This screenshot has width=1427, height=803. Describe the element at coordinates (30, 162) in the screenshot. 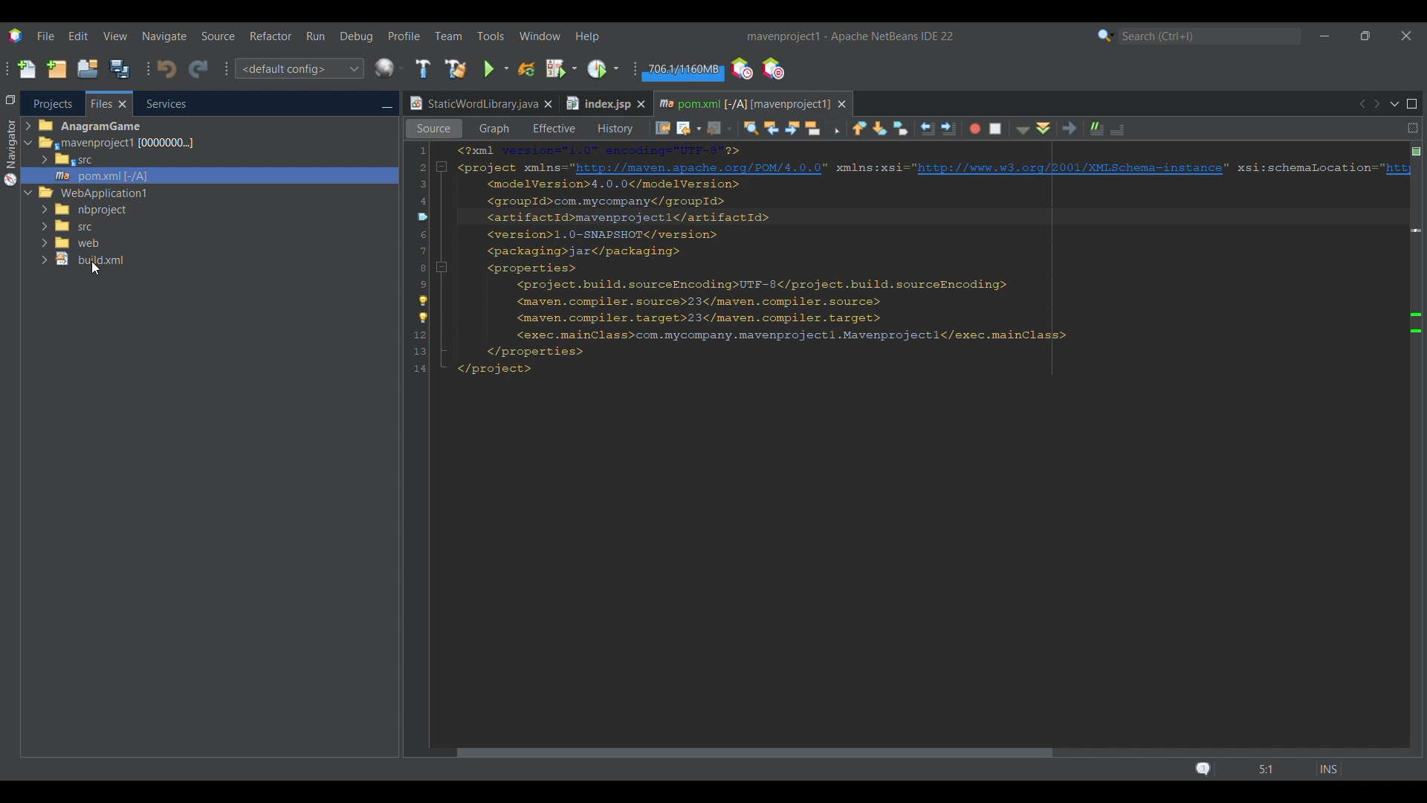

I see `Expand` at that location.